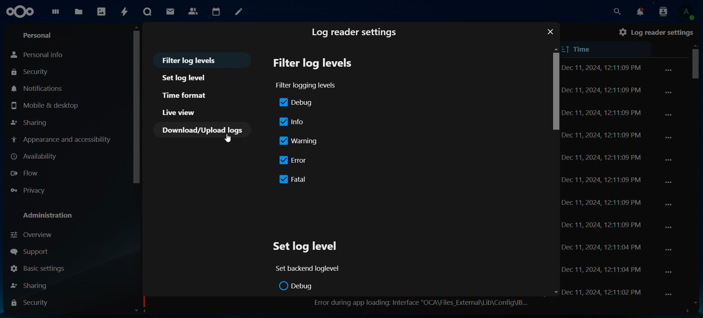 The image size is (703, 318). Describe the element at coordinates (297, 286) in the screenshot. I see `debug` at that location.